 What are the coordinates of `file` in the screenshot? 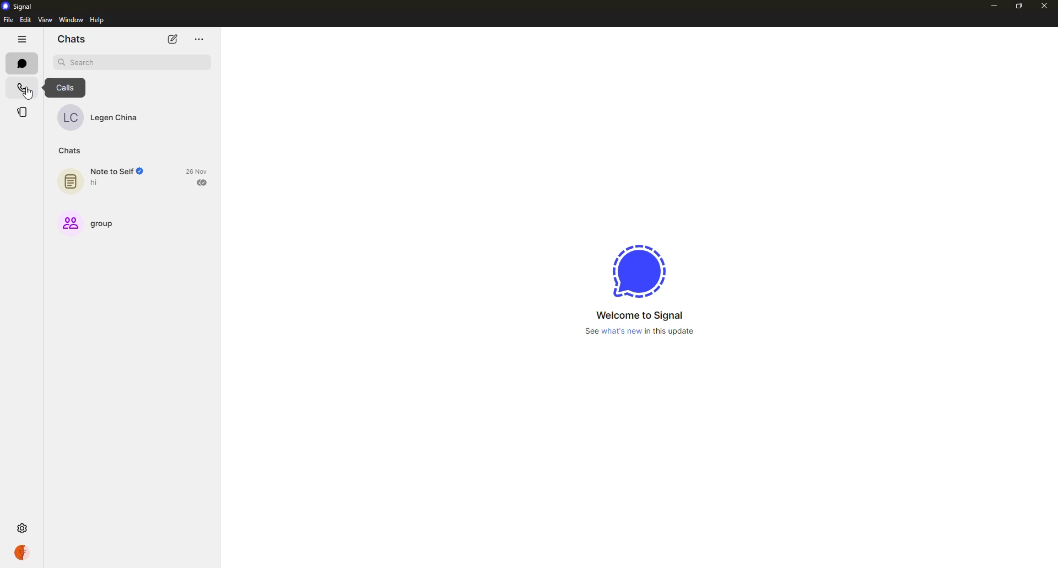 It's located at (8, 19).